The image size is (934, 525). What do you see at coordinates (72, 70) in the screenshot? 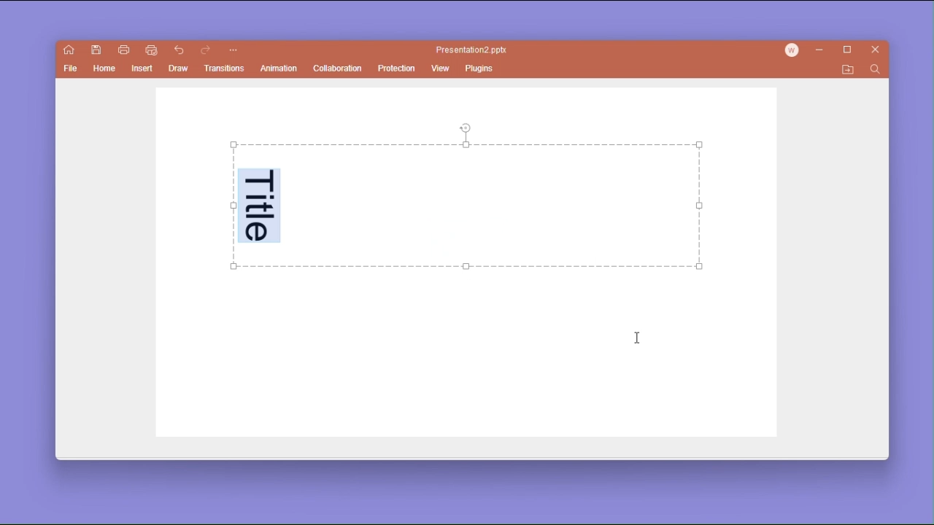
I see `file` at bounding box center [72, 70].